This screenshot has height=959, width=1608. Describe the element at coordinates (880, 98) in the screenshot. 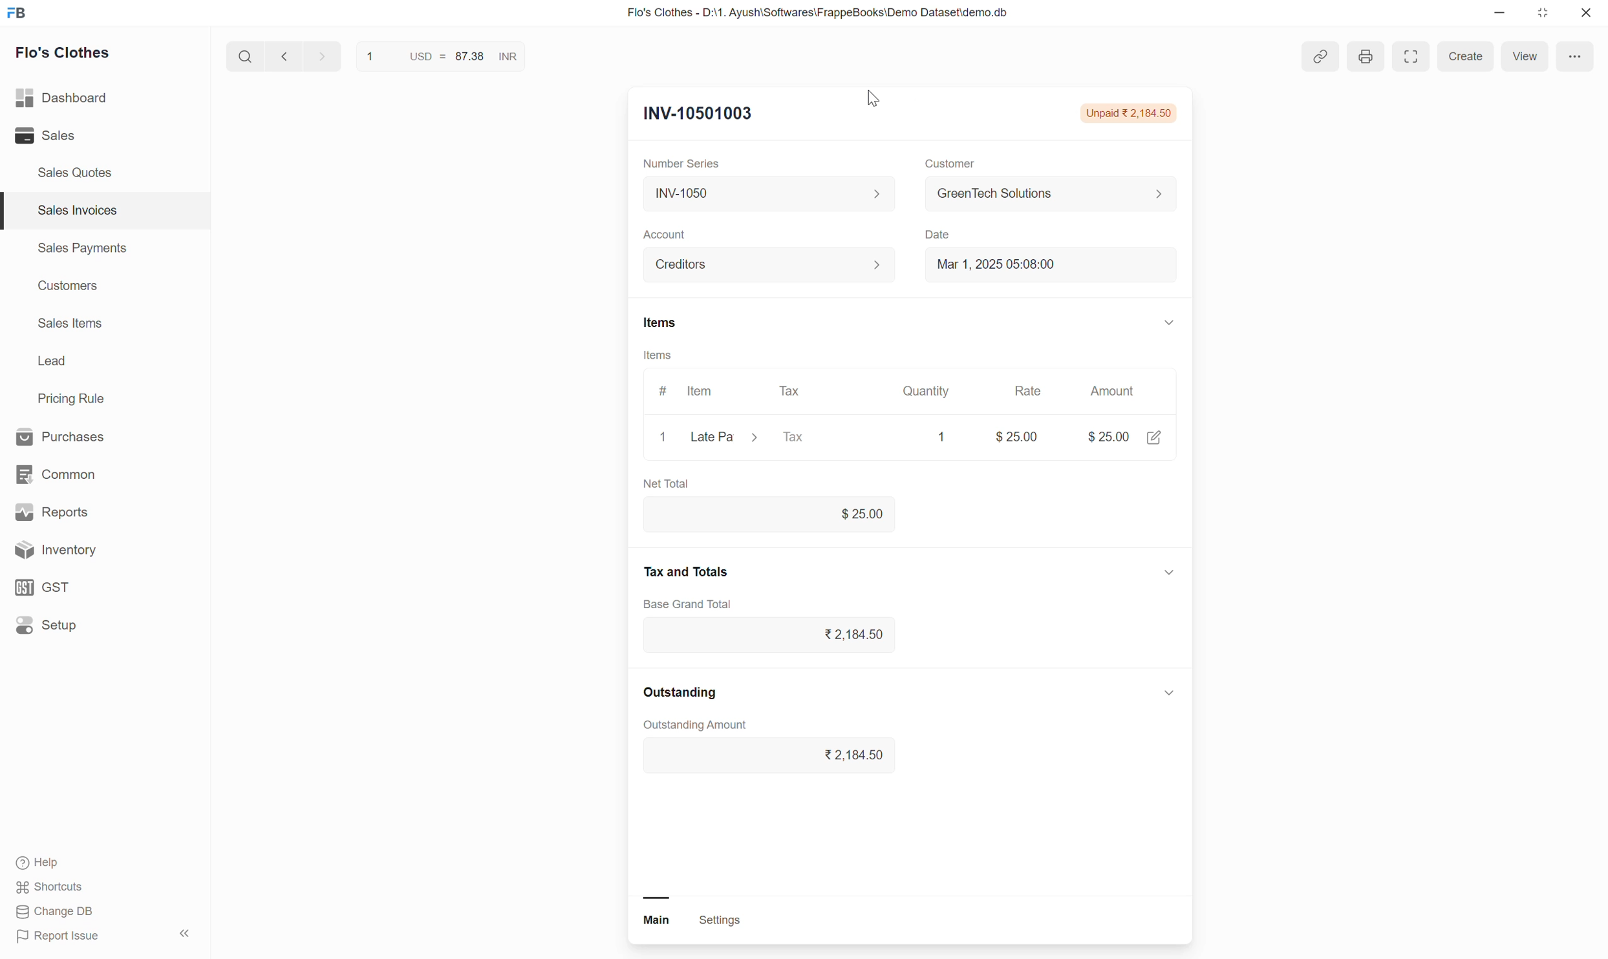

I see `cursor ` at that location.